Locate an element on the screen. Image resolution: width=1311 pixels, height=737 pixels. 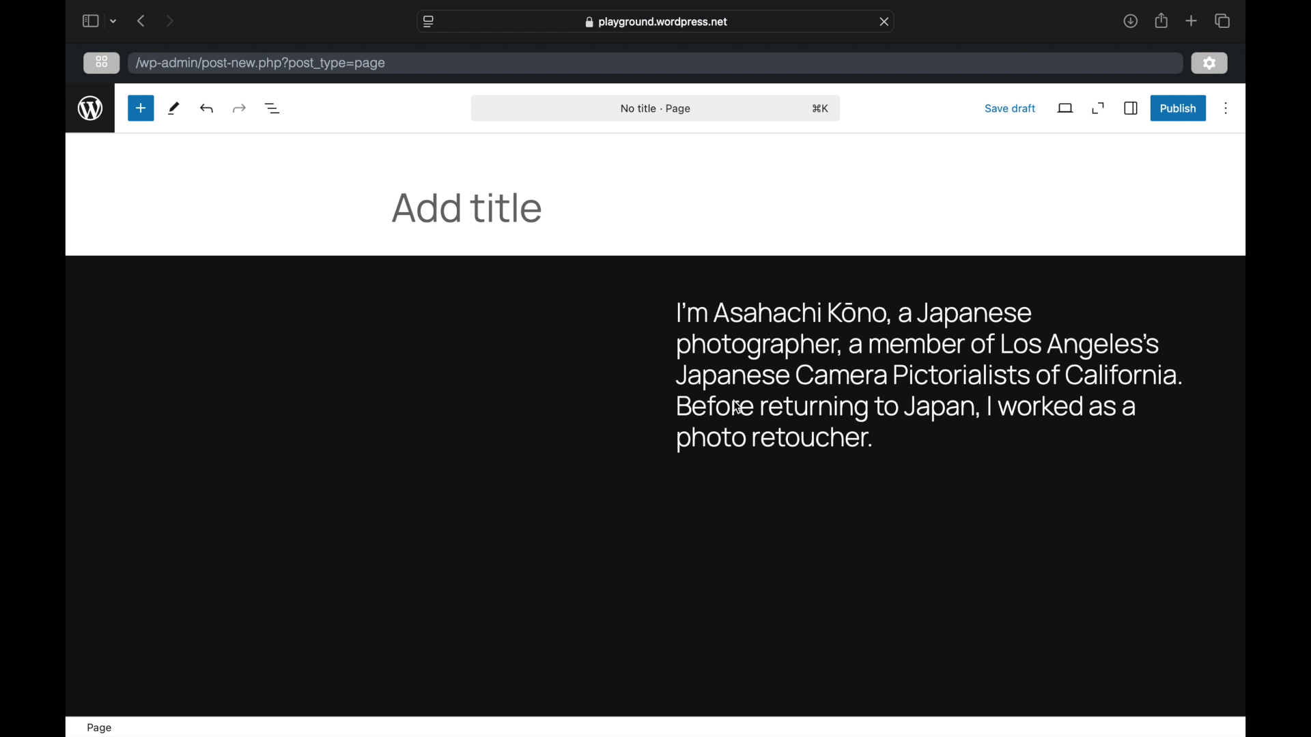
sample byline is located at coordinates (927, 377).